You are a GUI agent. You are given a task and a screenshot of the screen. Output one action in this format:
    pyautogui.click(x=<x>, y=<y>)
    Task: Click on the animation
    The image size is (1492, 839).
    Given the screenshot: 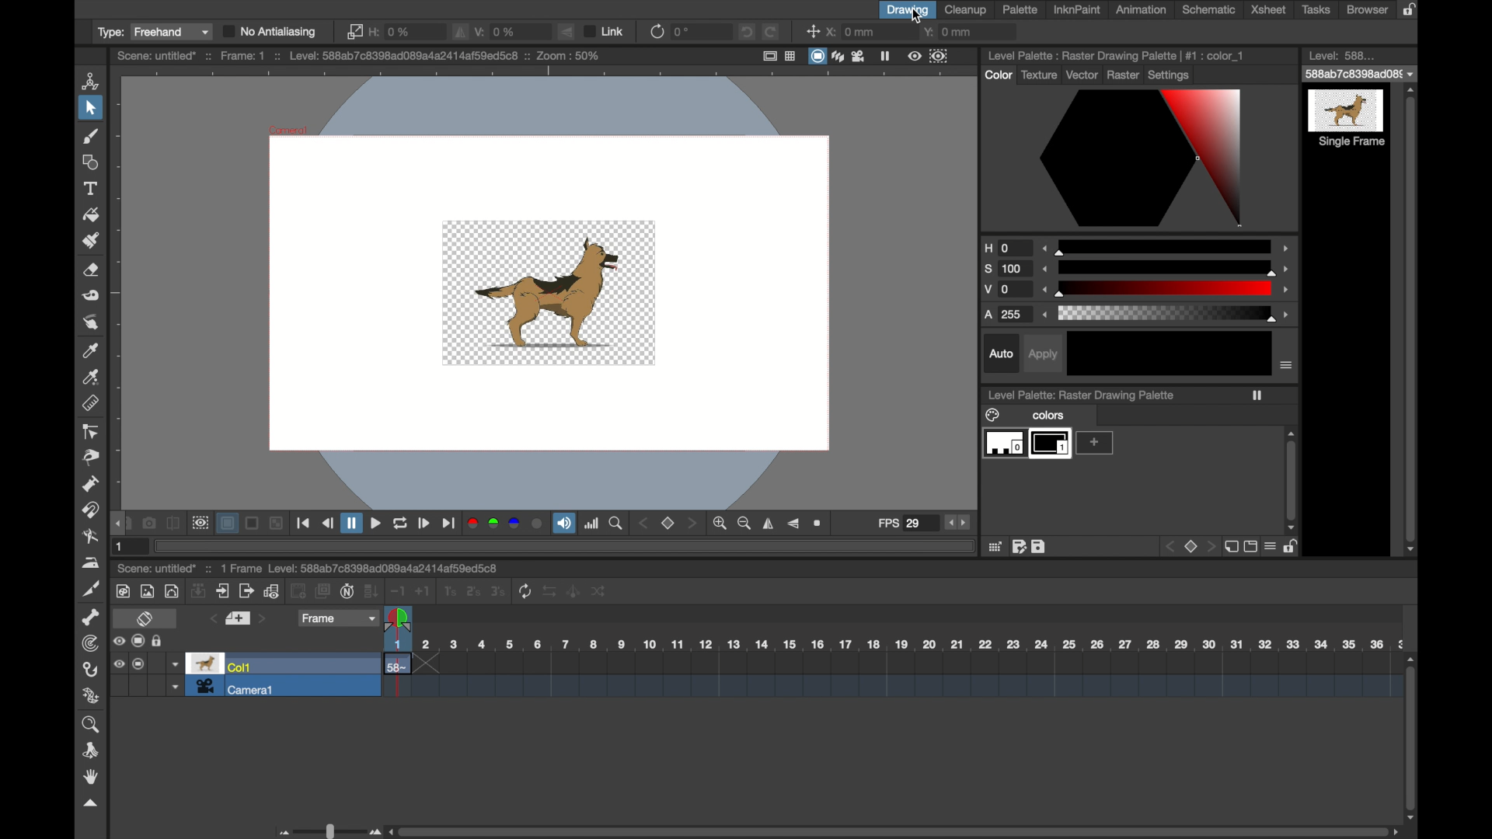 What is the action you would take?
    pyautogui.click(x=1142, y=9)
    